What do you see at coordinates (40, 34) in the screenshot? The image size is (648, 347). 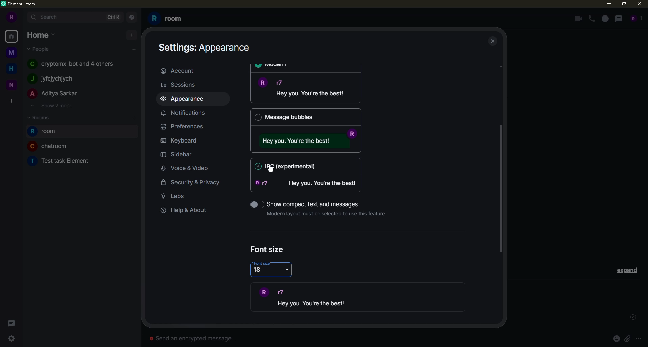 I see `home` at bounding box center [40, 34].